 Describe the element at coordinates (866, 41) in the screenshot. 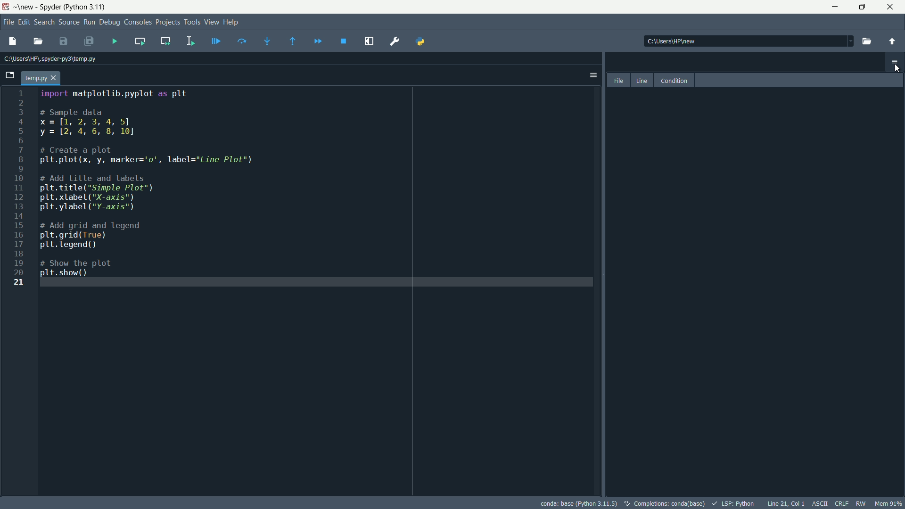

I see `browse directory` at that location.